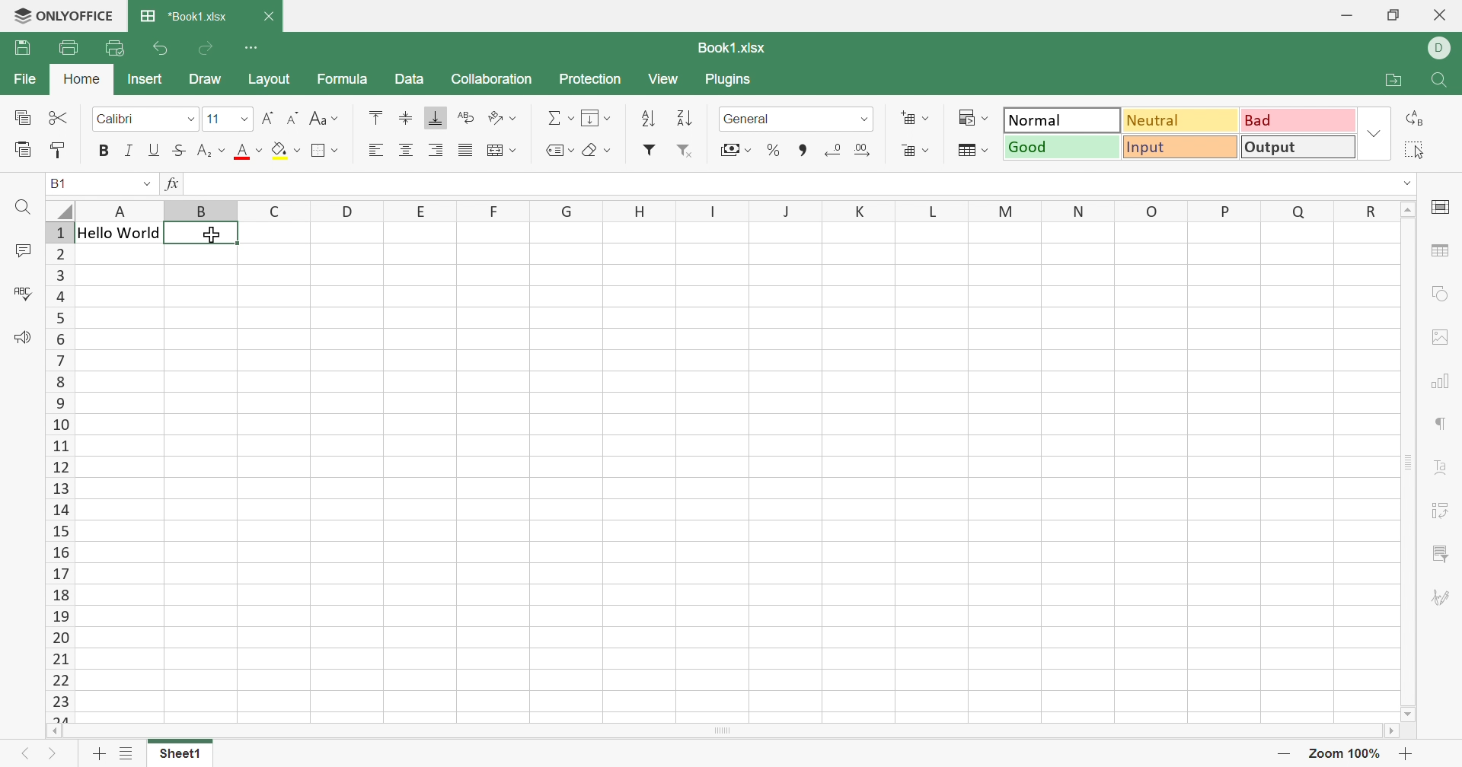 The image size is (1462, 767). What do you see at coordinates (340, 81) in the screenshot?
I see `Formula` at bounding box center [340, 81].